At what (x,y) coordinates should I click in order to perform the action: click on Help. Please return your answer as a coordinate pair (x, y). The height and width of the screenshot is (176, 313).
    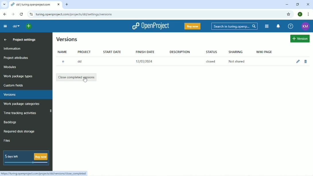
    Looking at the image, I should click on (290, 26).